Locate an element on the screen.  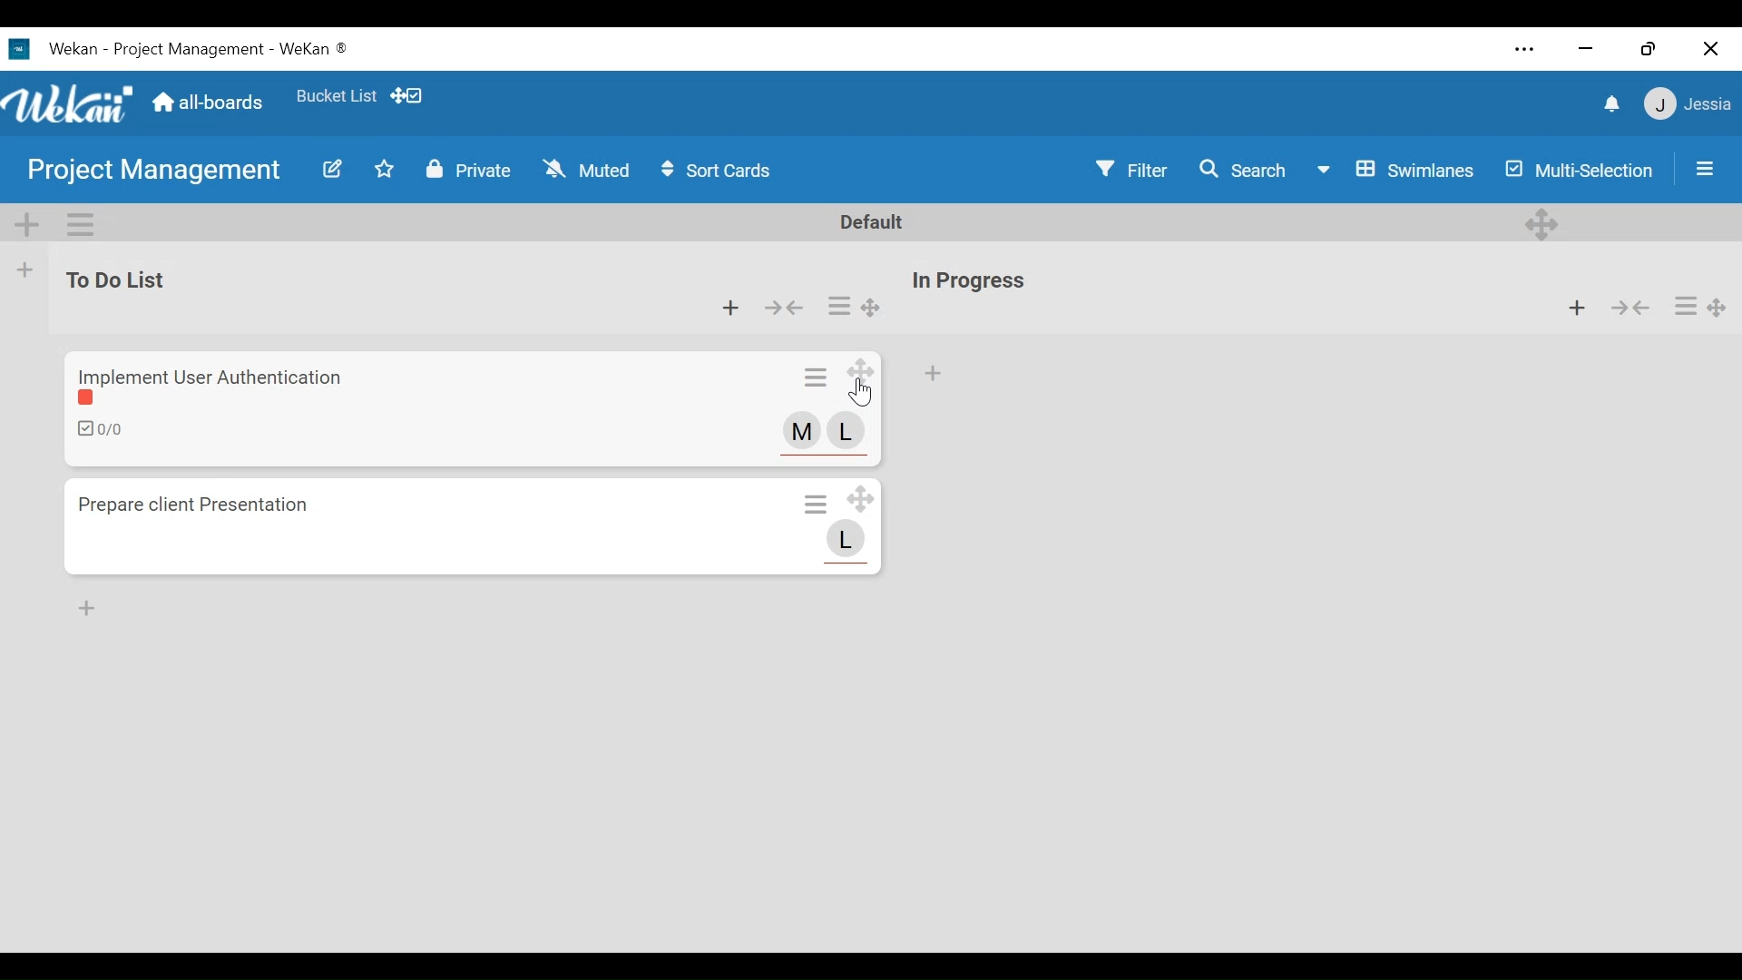
Search is located at coordinates (1246, 170).